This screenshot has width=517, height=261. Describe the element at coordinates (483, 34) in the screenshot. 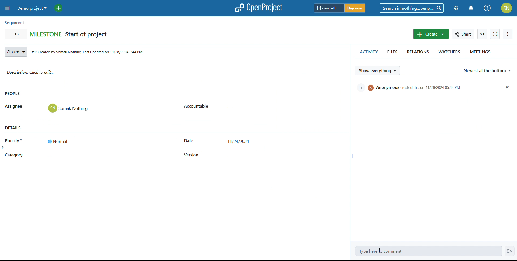

I see `watch work package` at that location.